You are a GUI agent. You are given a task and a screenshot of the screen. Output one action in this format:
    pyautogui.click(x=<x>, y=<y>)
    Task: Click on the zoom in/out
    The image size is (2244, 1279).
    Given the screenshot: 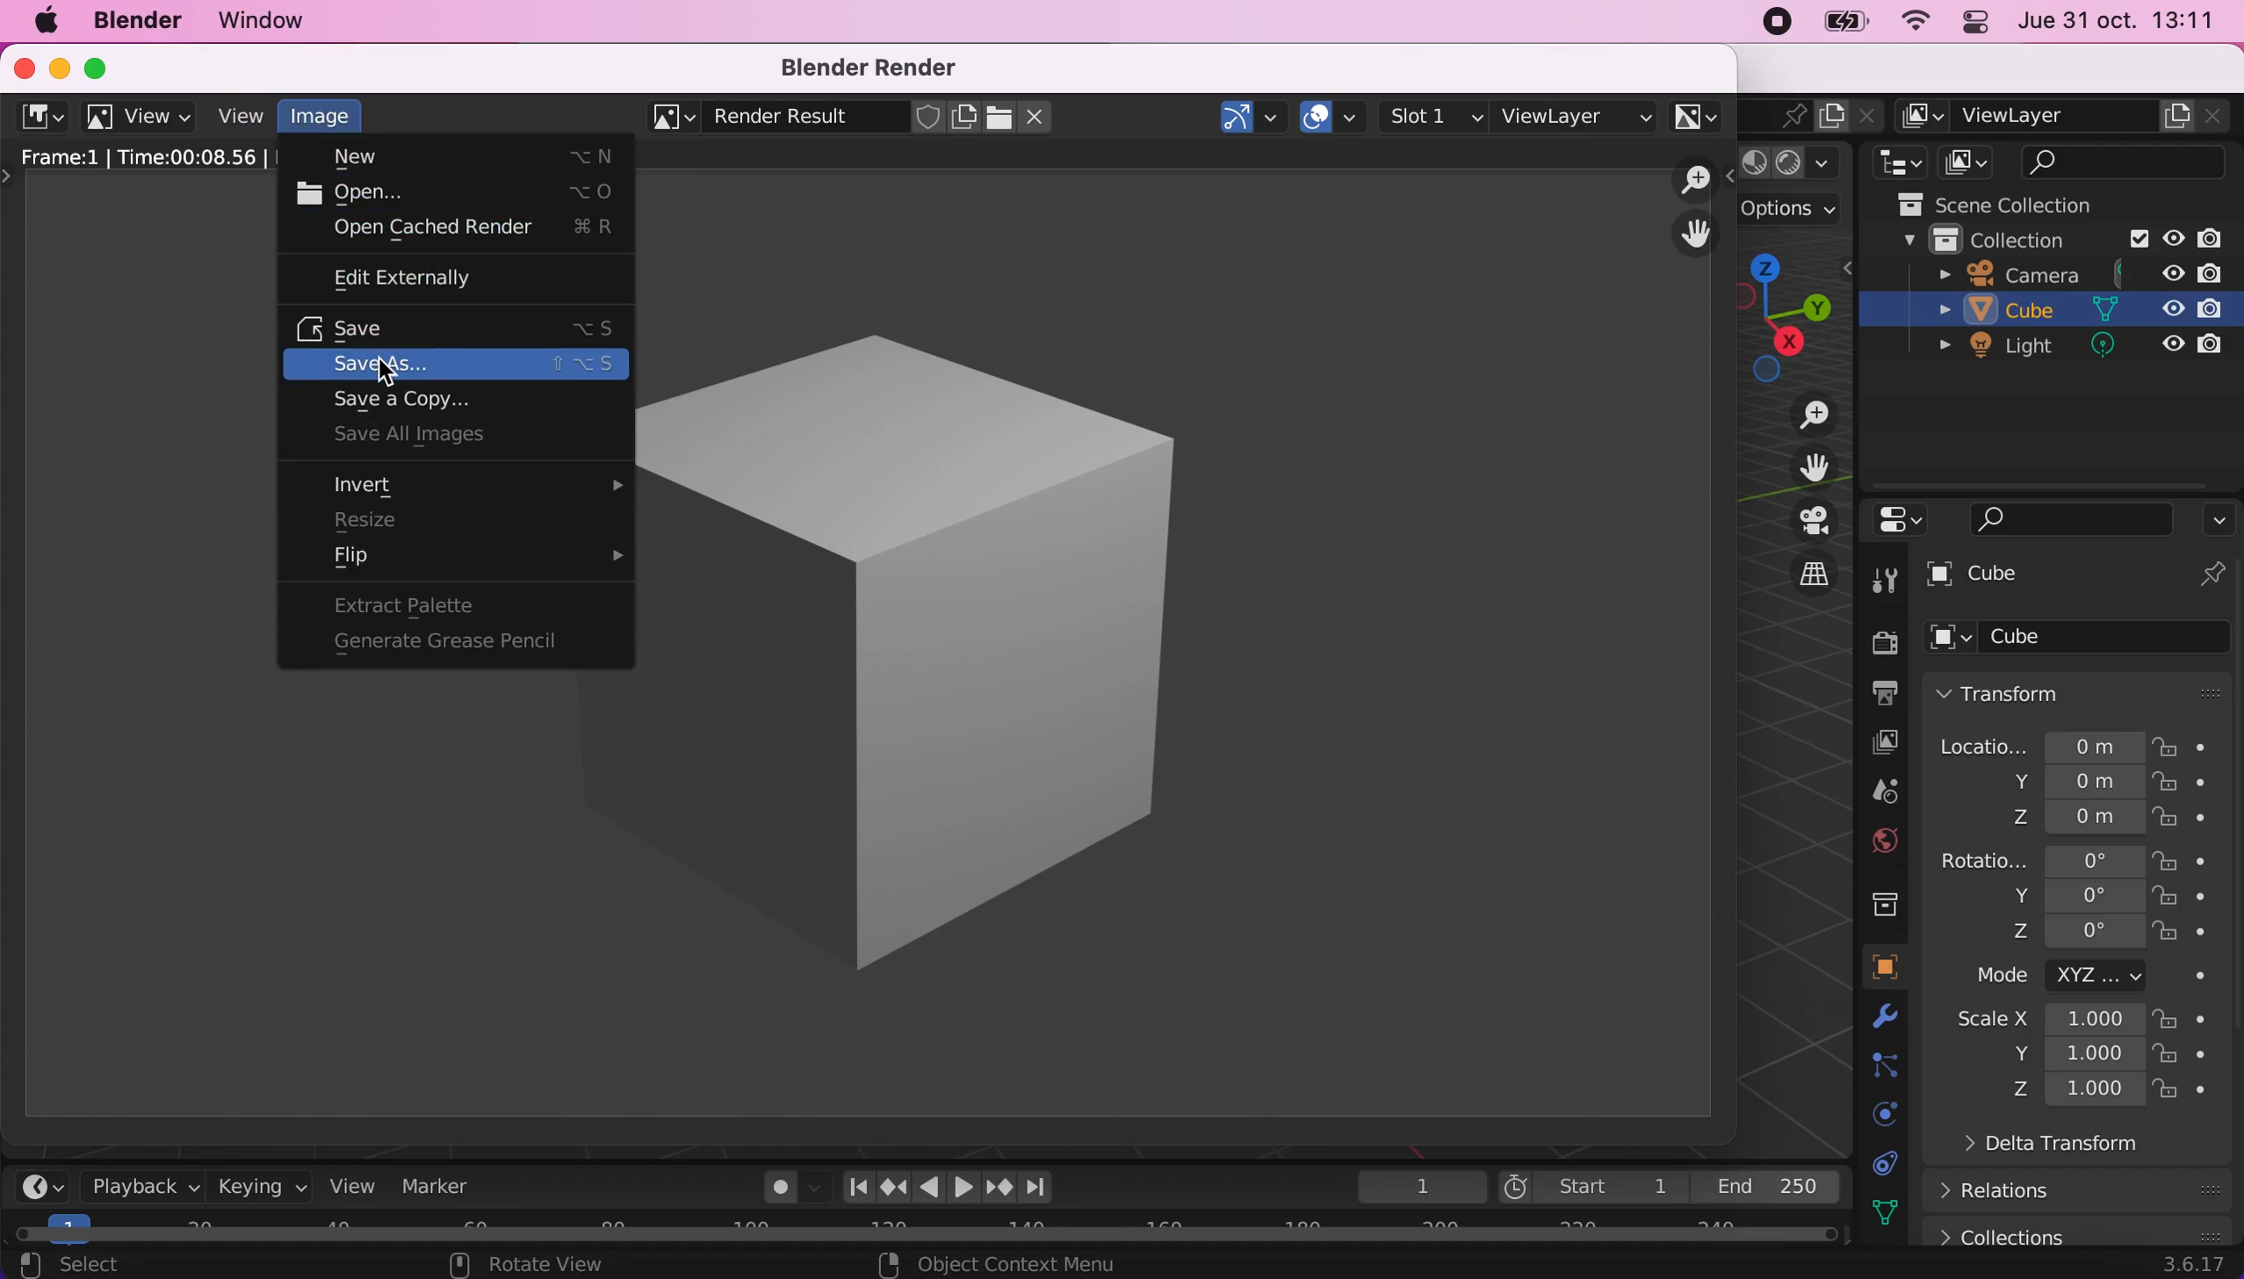 What is the action you would take?
    pyautogui.click(x=1800, y=415)
    